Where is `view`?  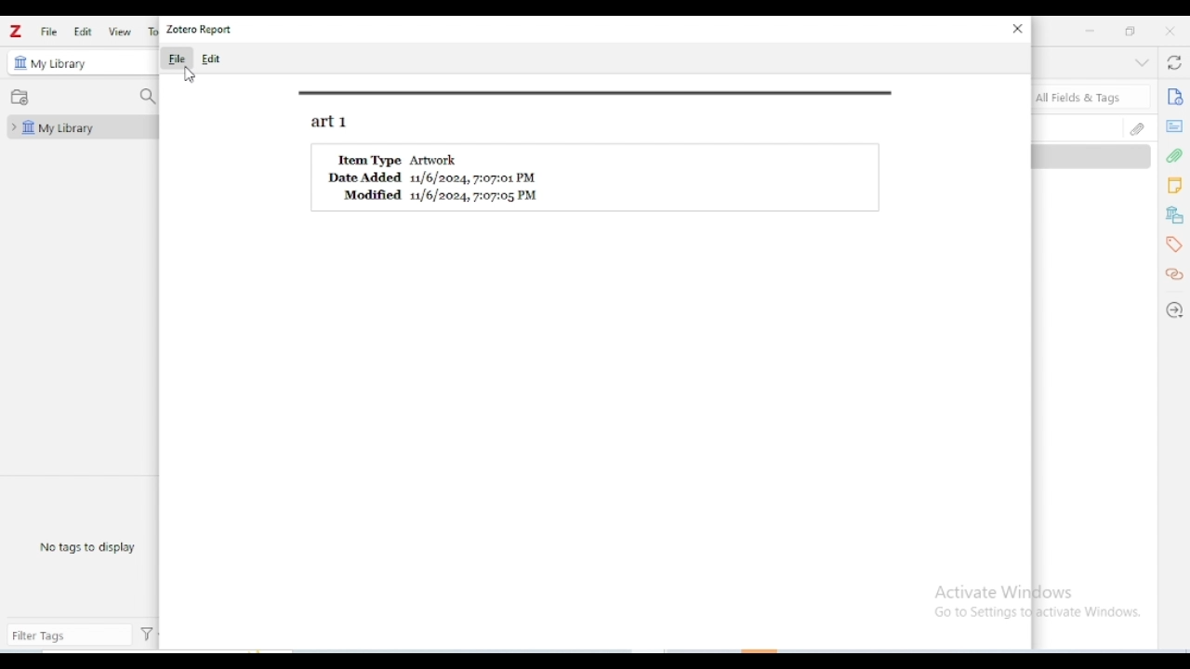
view is located at coordinates (119, 32).